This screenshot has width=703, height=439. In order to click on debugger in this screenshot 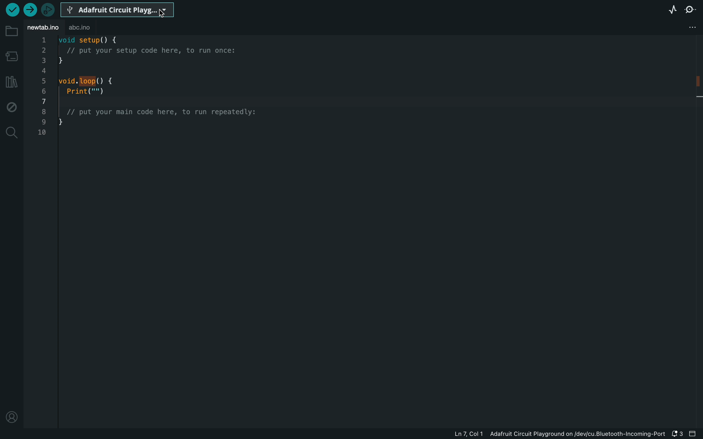, I will do `click(47, 9)`.